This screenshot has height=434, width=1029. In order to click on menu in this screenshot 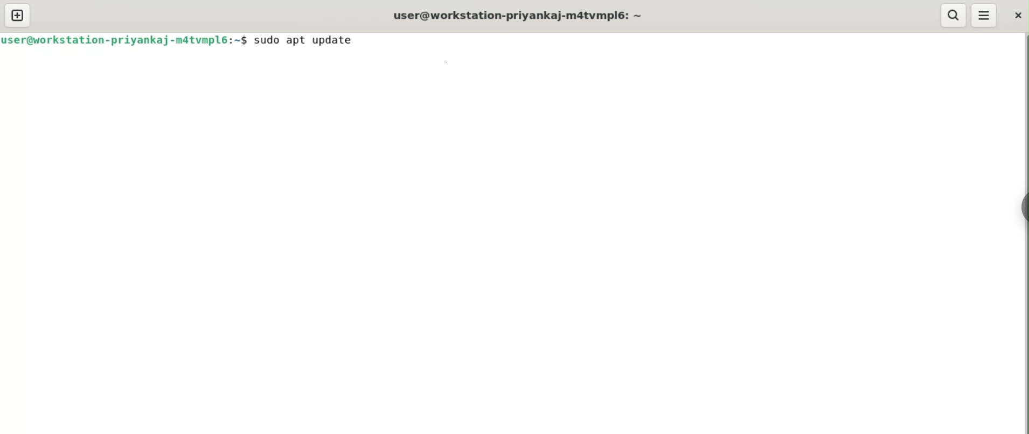, I will do `click(984, 15)`.